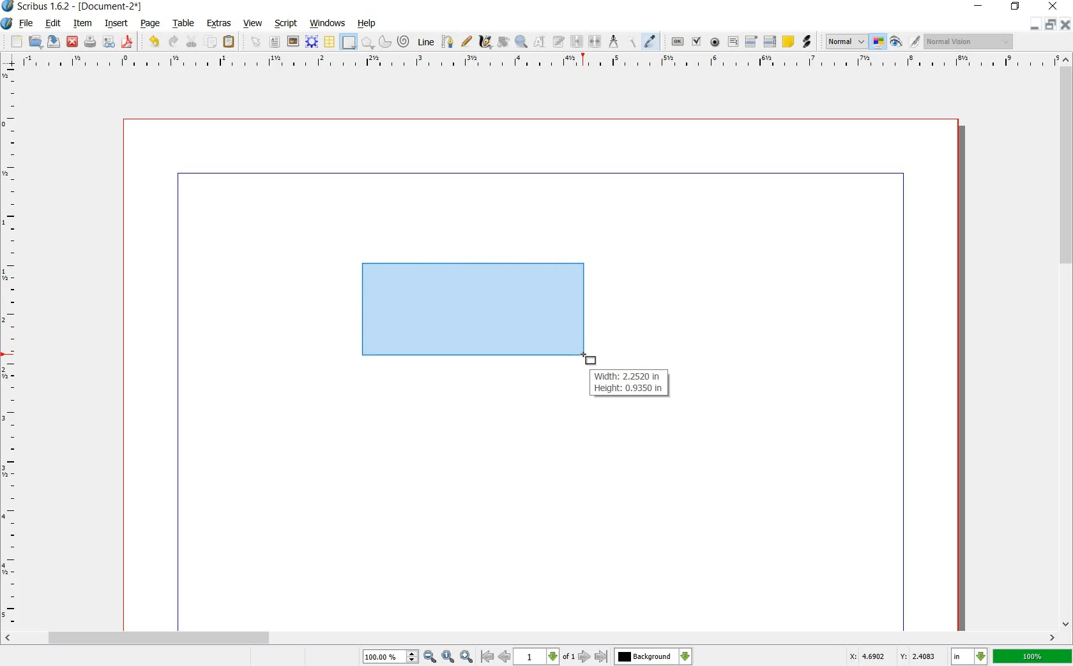 This screenshot has height=666, width=1073. What do you see at coordinates (540, 42) in the screenshot?
I see `EDIT CONTENTS OF FRAME` at bounding box center [540, 42].